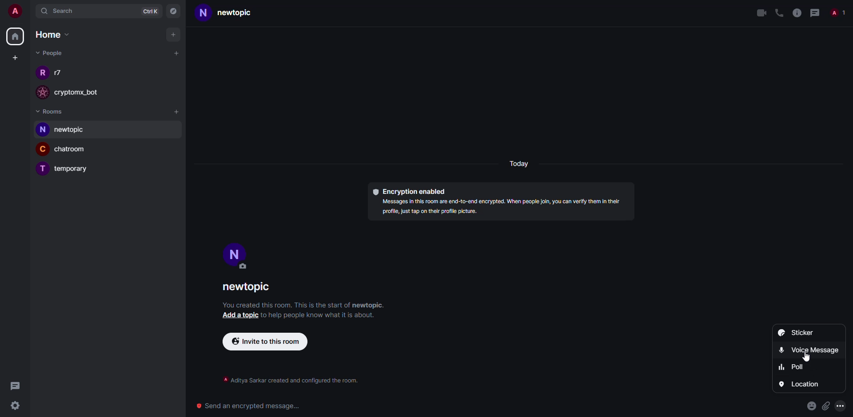  I want to click on ctrlK, so click(149, 12).